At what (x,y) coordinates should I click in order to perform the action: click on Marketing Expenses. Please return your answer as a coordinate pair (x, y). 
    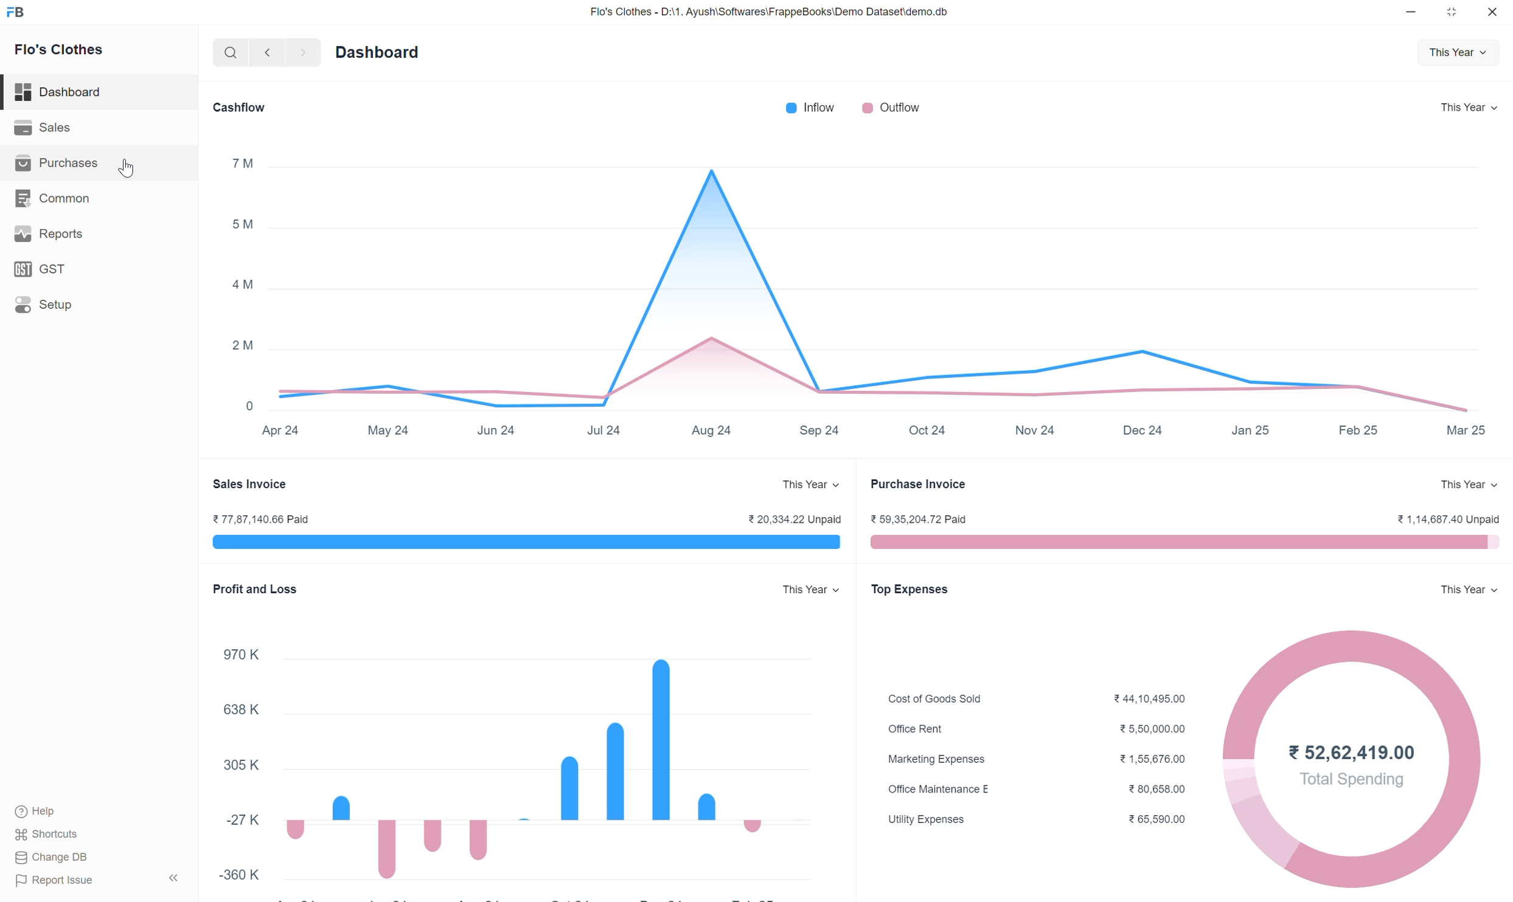
    Looking at the image, I should click on (936, 759).